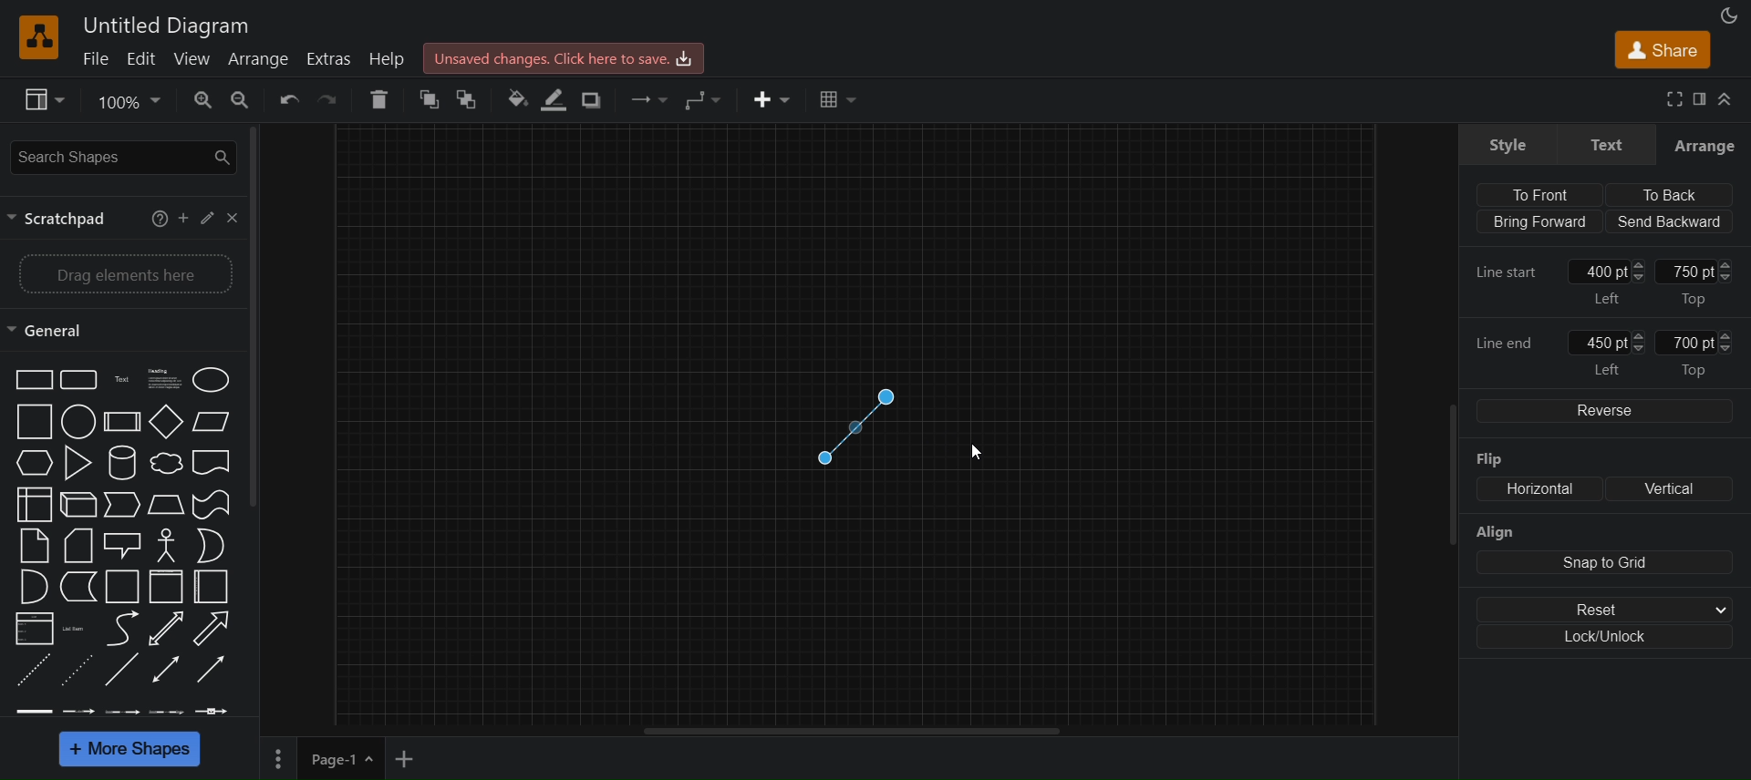  What do you see at coordinates (80, 712) in the screenshot?
I see `connector 2` at bounding box center [80, 712].